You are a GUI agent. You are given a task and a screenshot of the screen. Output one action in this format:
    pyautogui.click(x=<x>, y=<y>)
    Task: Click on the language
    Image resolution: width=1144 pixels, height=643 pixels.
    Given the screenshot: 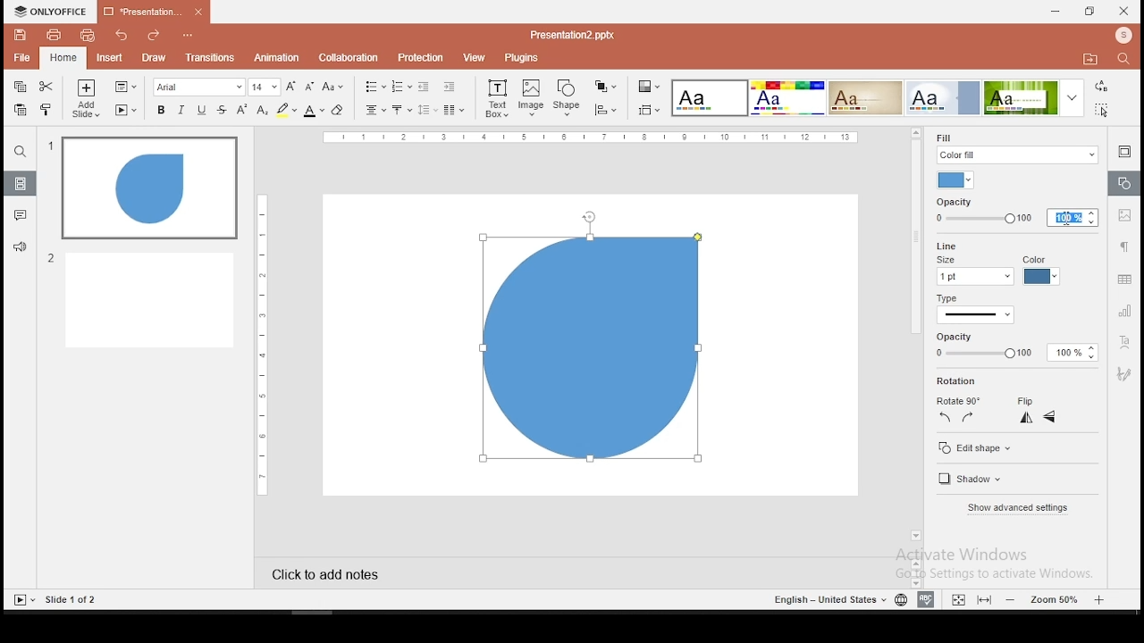 What is the action you would take?
    pyautogui.click(x=901, y=600)
    